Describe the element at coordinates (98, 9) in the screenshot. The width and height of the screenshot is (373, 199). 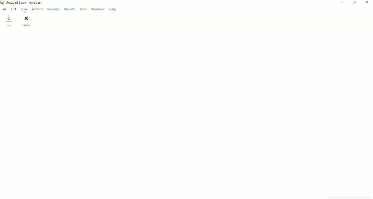
I see `Windows` at that location.